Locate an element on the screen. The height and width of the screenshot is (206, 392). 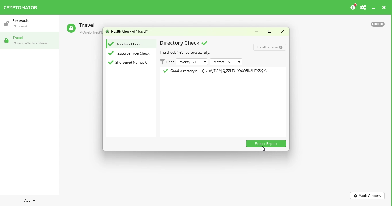
The check finished successfully is located at coordinates (187, 52).